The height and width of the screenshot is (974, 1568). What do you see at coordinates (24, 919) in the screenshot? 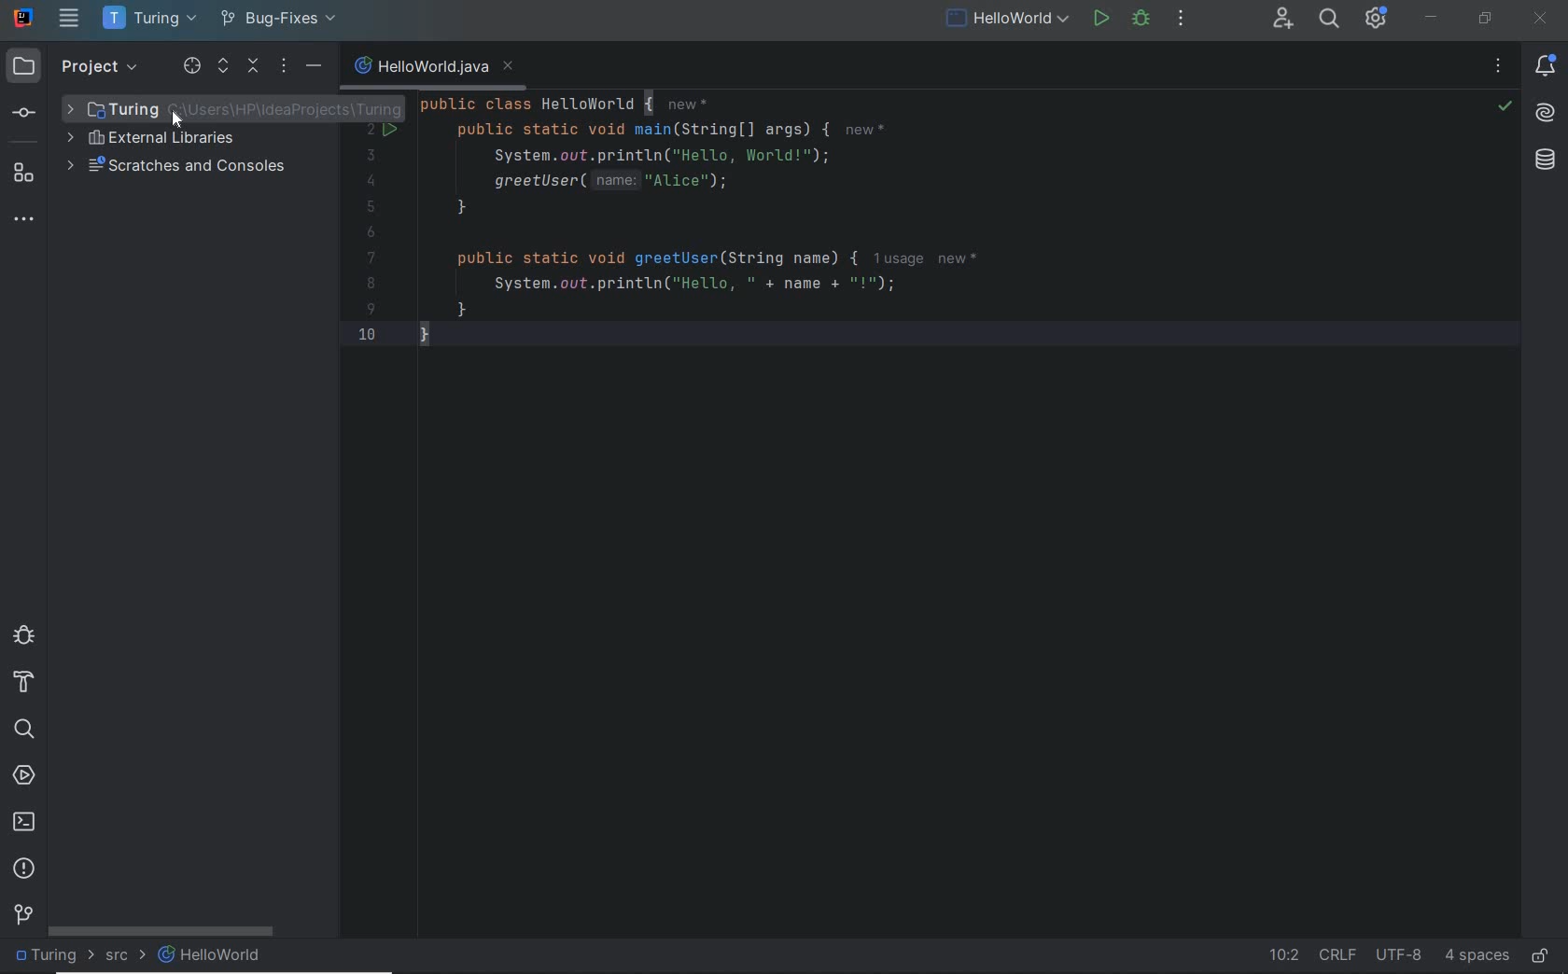
I see `git` at bounding box center [24, 919].